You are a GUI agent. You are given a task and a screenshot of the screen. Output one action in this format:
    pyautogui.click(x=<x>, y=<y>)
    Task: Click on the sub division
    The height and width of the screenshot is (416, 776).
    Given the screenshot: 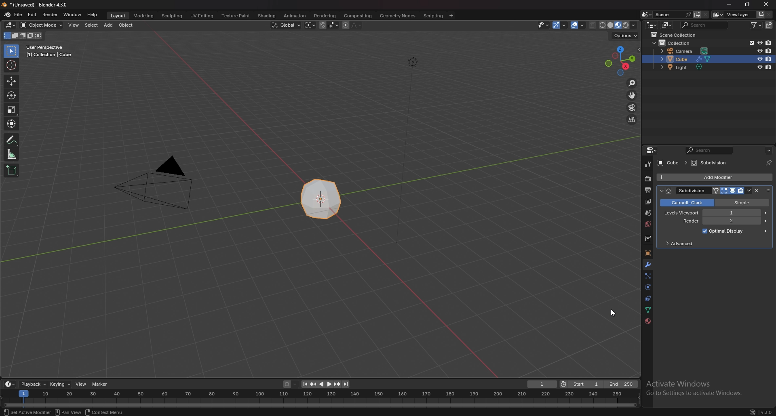 What is the action you would take?
    pyautogui.click(x=712, y=163)
    